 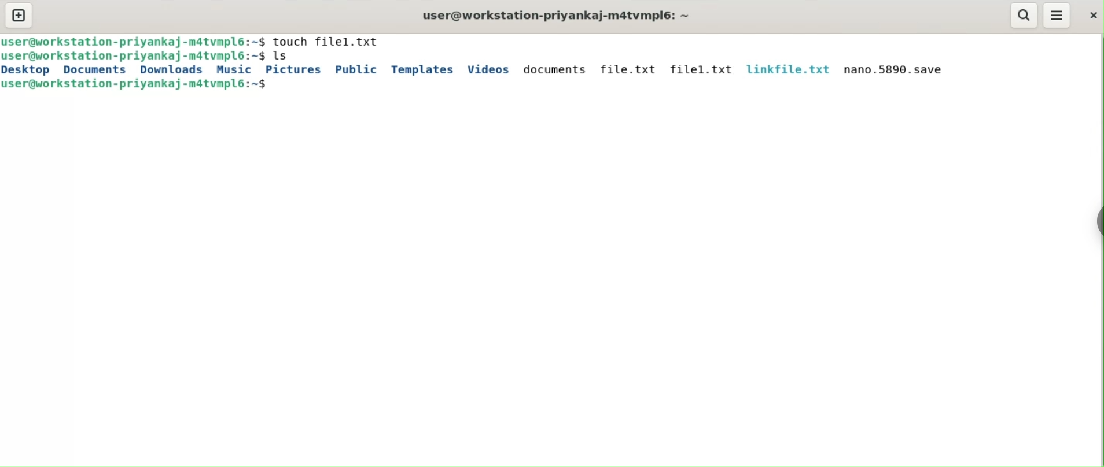 I want to click on file1.txt, so click(x=700, y=70).